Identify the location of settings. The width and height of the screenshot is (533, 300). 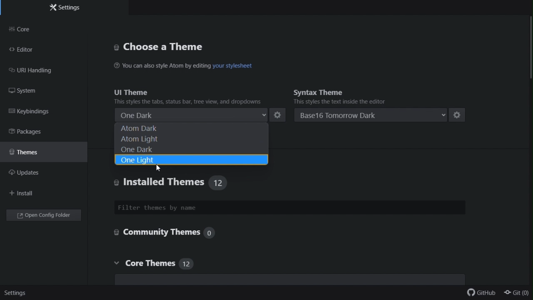
(278, 115).